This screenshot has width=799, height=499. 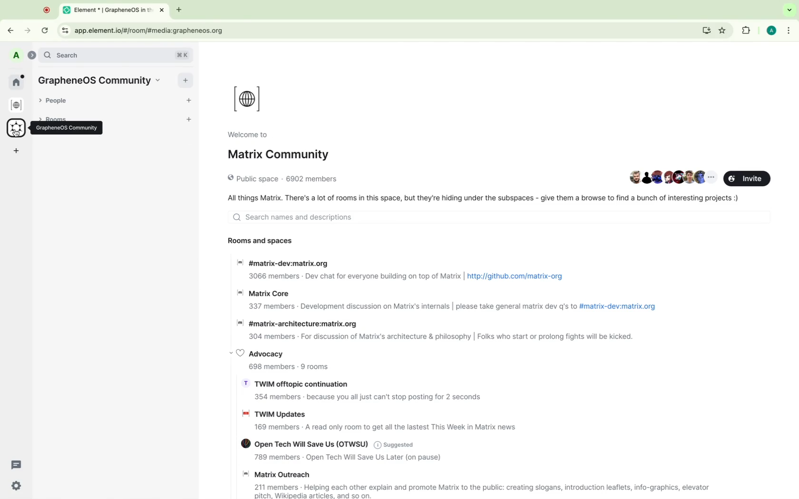 What do you see at coordinates (395, 444) in the screenshot?
I see `Suggested` at bounding box center [395, 444].